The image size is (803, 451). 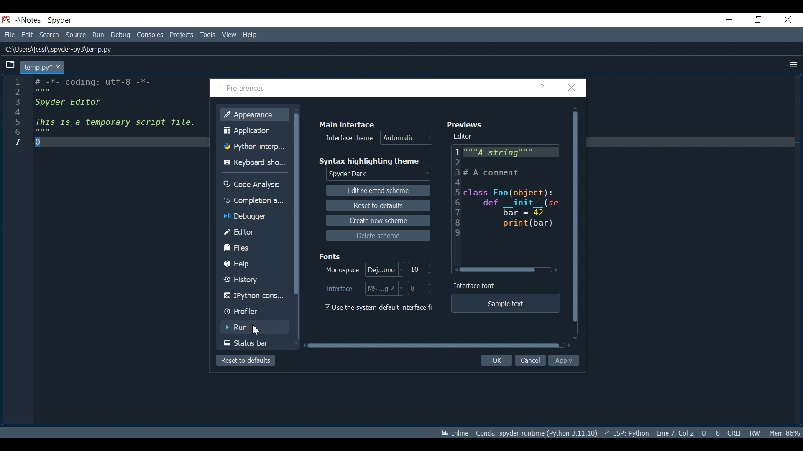 What do you see at coordinates (8, 35) in the screenshot?
I see `File` at bounding box center [8, 35].